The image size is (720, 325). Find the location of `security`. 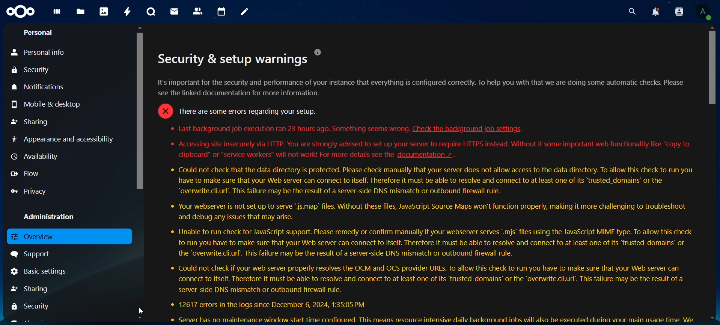

security is located at coordinates (30, 70).